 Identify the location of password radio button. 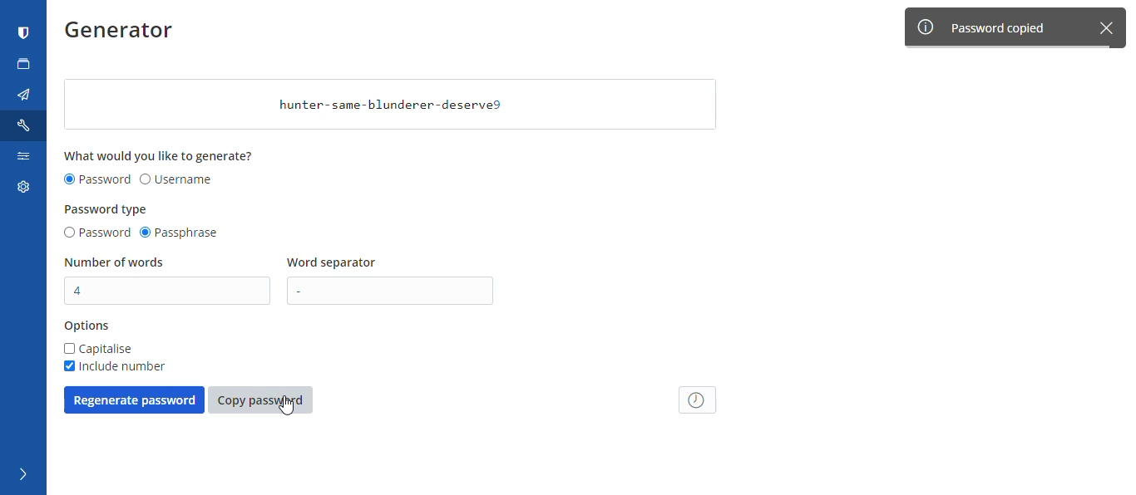
(96, 233).